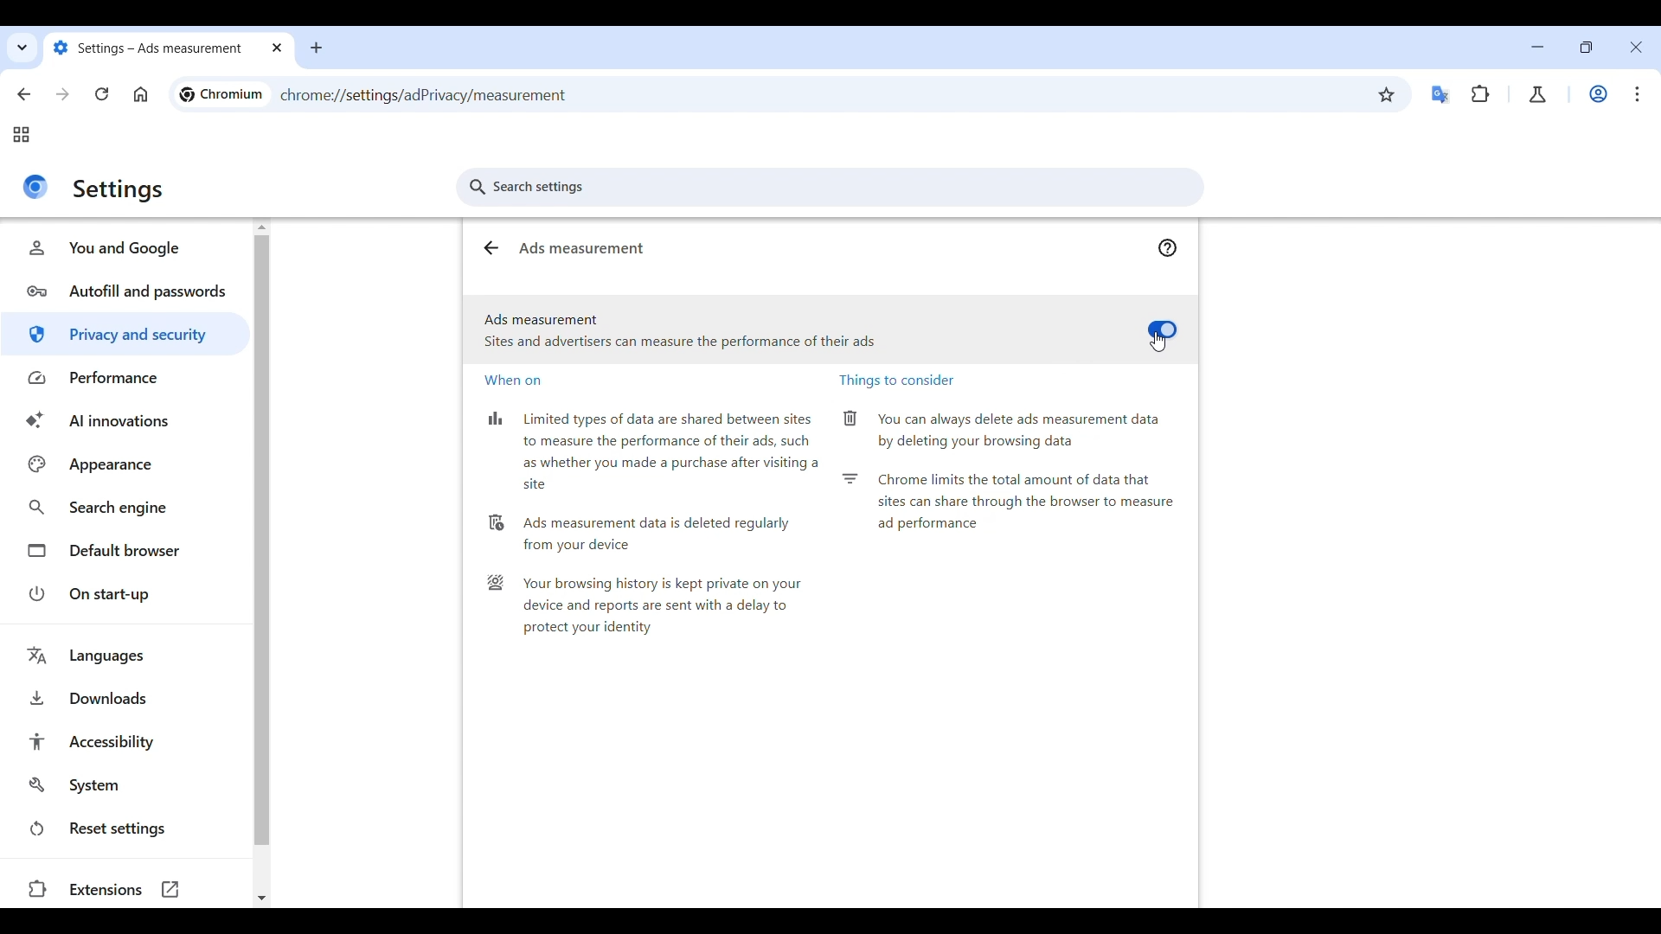  What do you see at coordinates (1480, 93) in the screenshot?
I see `Extensions` at bounding box center [1480, 93].